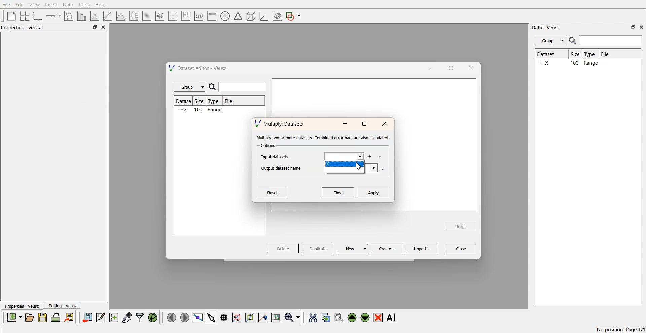  I want to click on import data sets, so click(87, 318).